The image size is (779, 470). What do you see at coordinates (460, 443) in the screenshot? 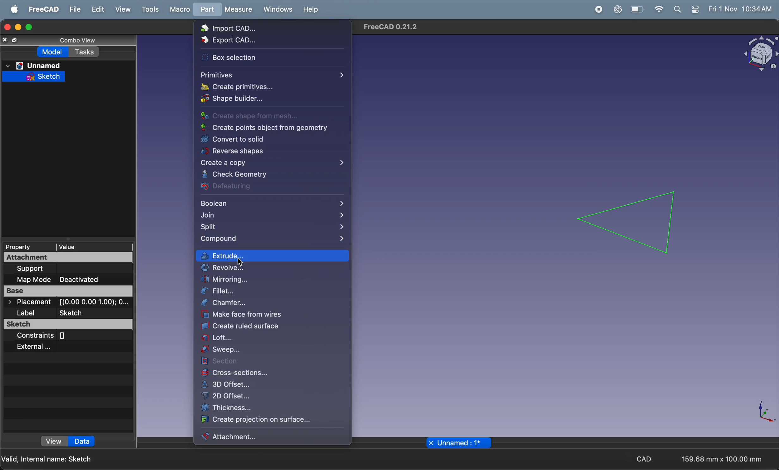
I see `Unnamed: 1*` at bounding box center [460, 443].